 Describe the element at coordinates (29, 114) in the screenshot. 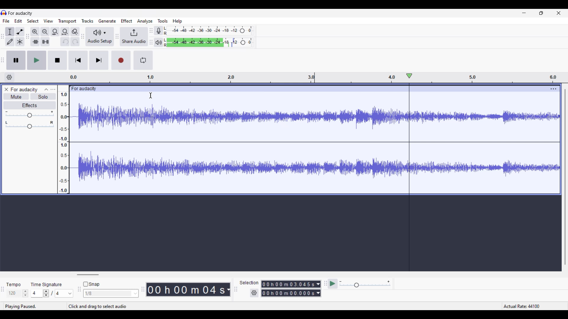

I see `Volume scale` at that location.